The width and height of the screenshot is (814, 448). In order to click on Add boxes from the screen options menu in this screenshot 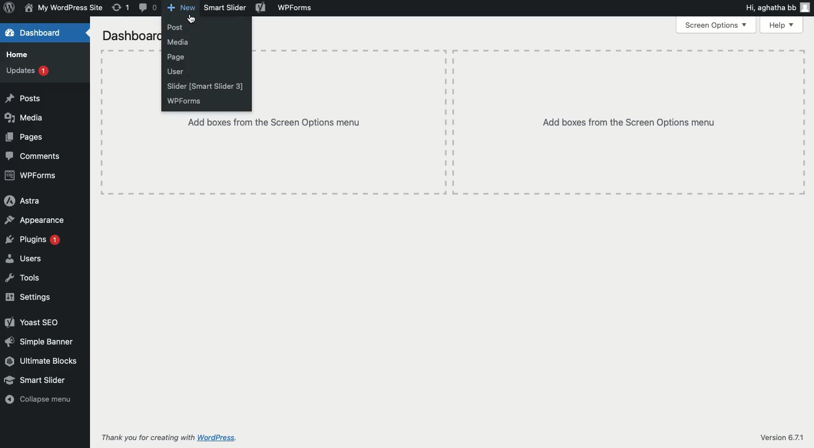, I will do `click(631, 122)`.